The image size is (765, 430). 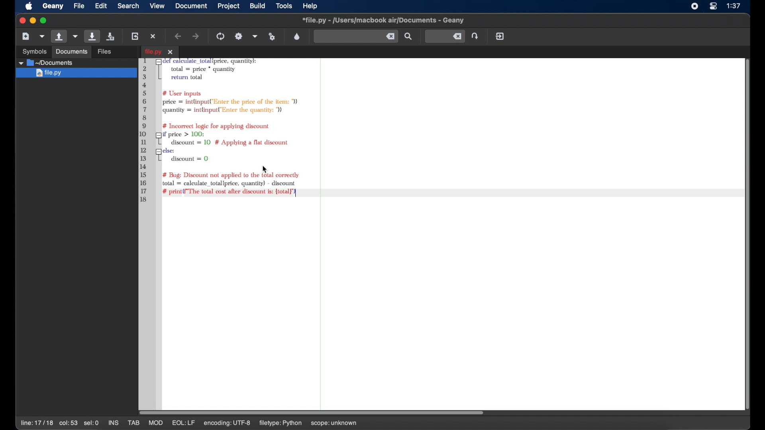 I want to click on mco, so click(x=155, y=423).